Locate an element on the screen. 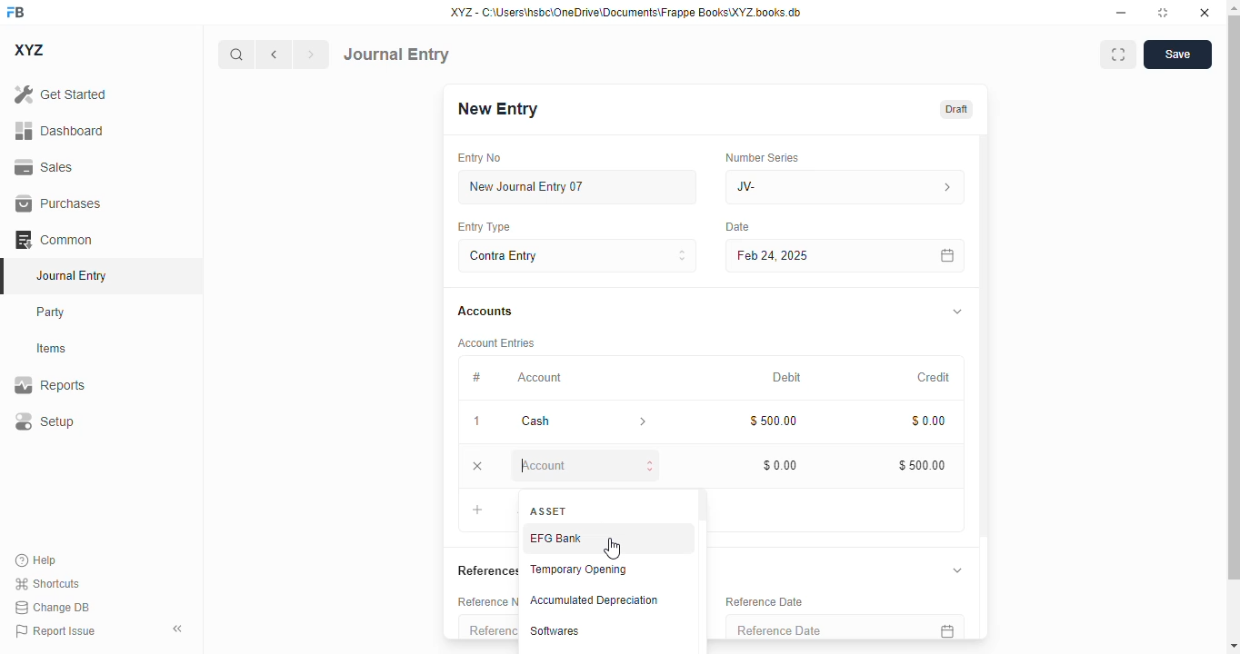 This screenshot has width=1240, height=654. search is located at coordinates (235, 54).